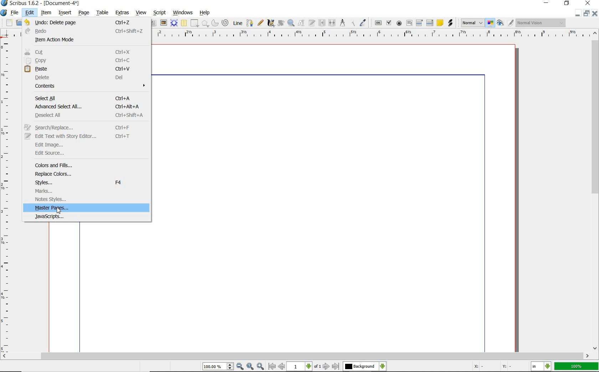 The width and height of the screenshot is (599, 372). What do you see at coordinates (195, 24) in the screenshot?
I see `shape` at bounding box center [195, 24].